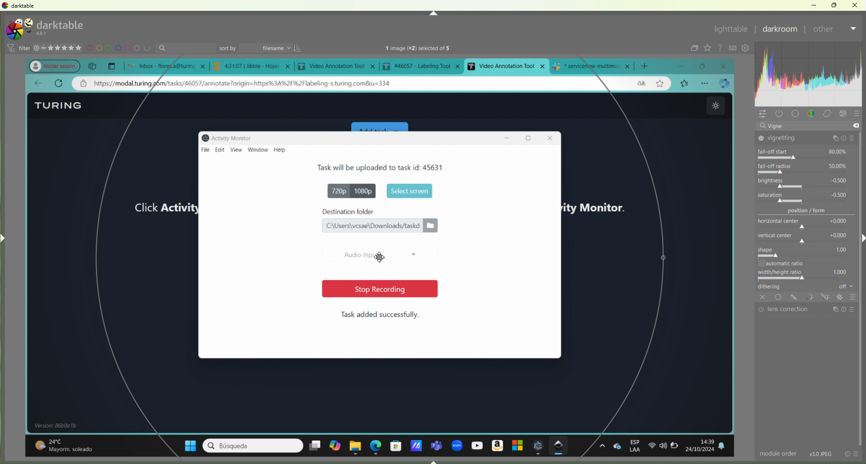  I want to click on start screen, so click(408, 190).